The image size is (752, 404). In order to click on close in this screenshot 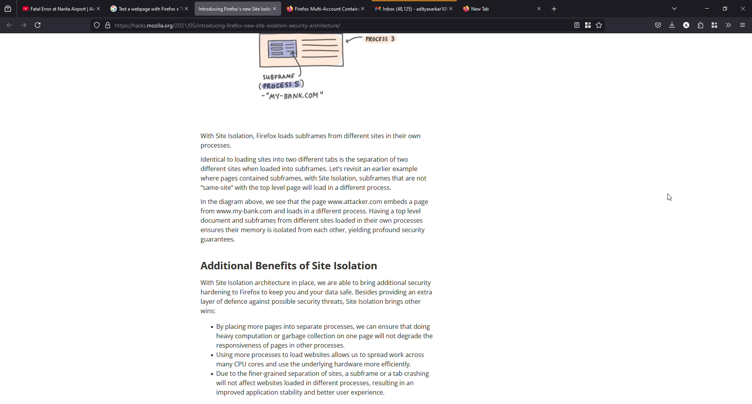, I will do `click(99, 9)`.